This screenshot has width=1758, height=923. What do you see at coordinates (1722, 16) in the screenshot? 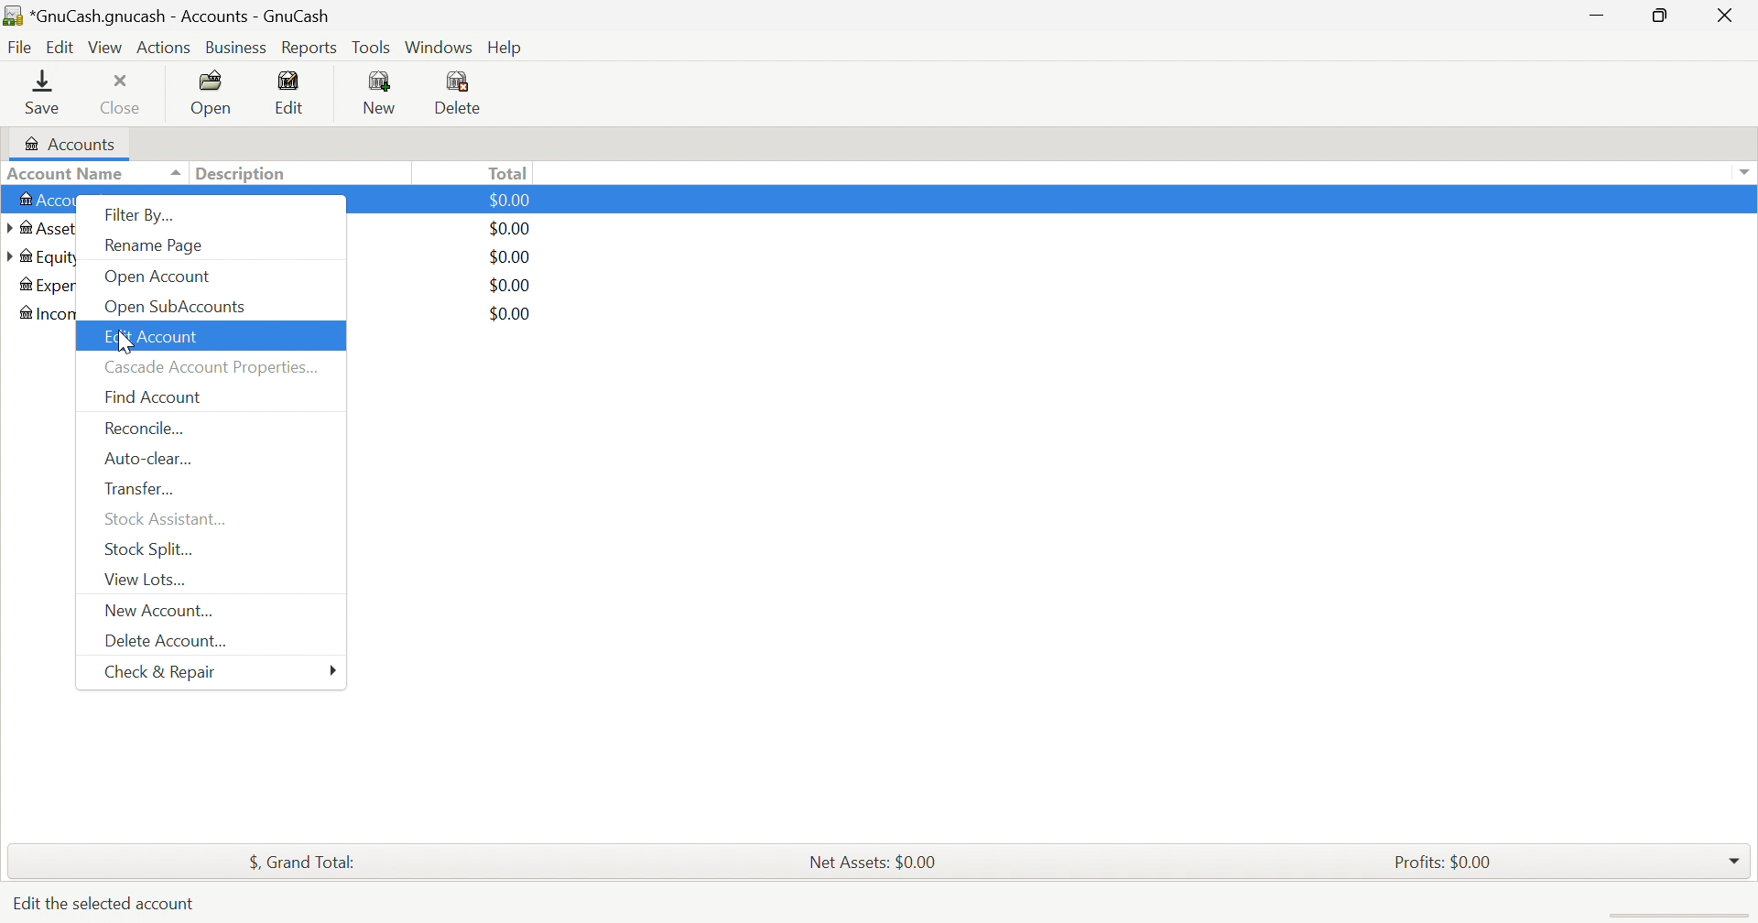
I see `Close` at bounding box center [1722, 16].